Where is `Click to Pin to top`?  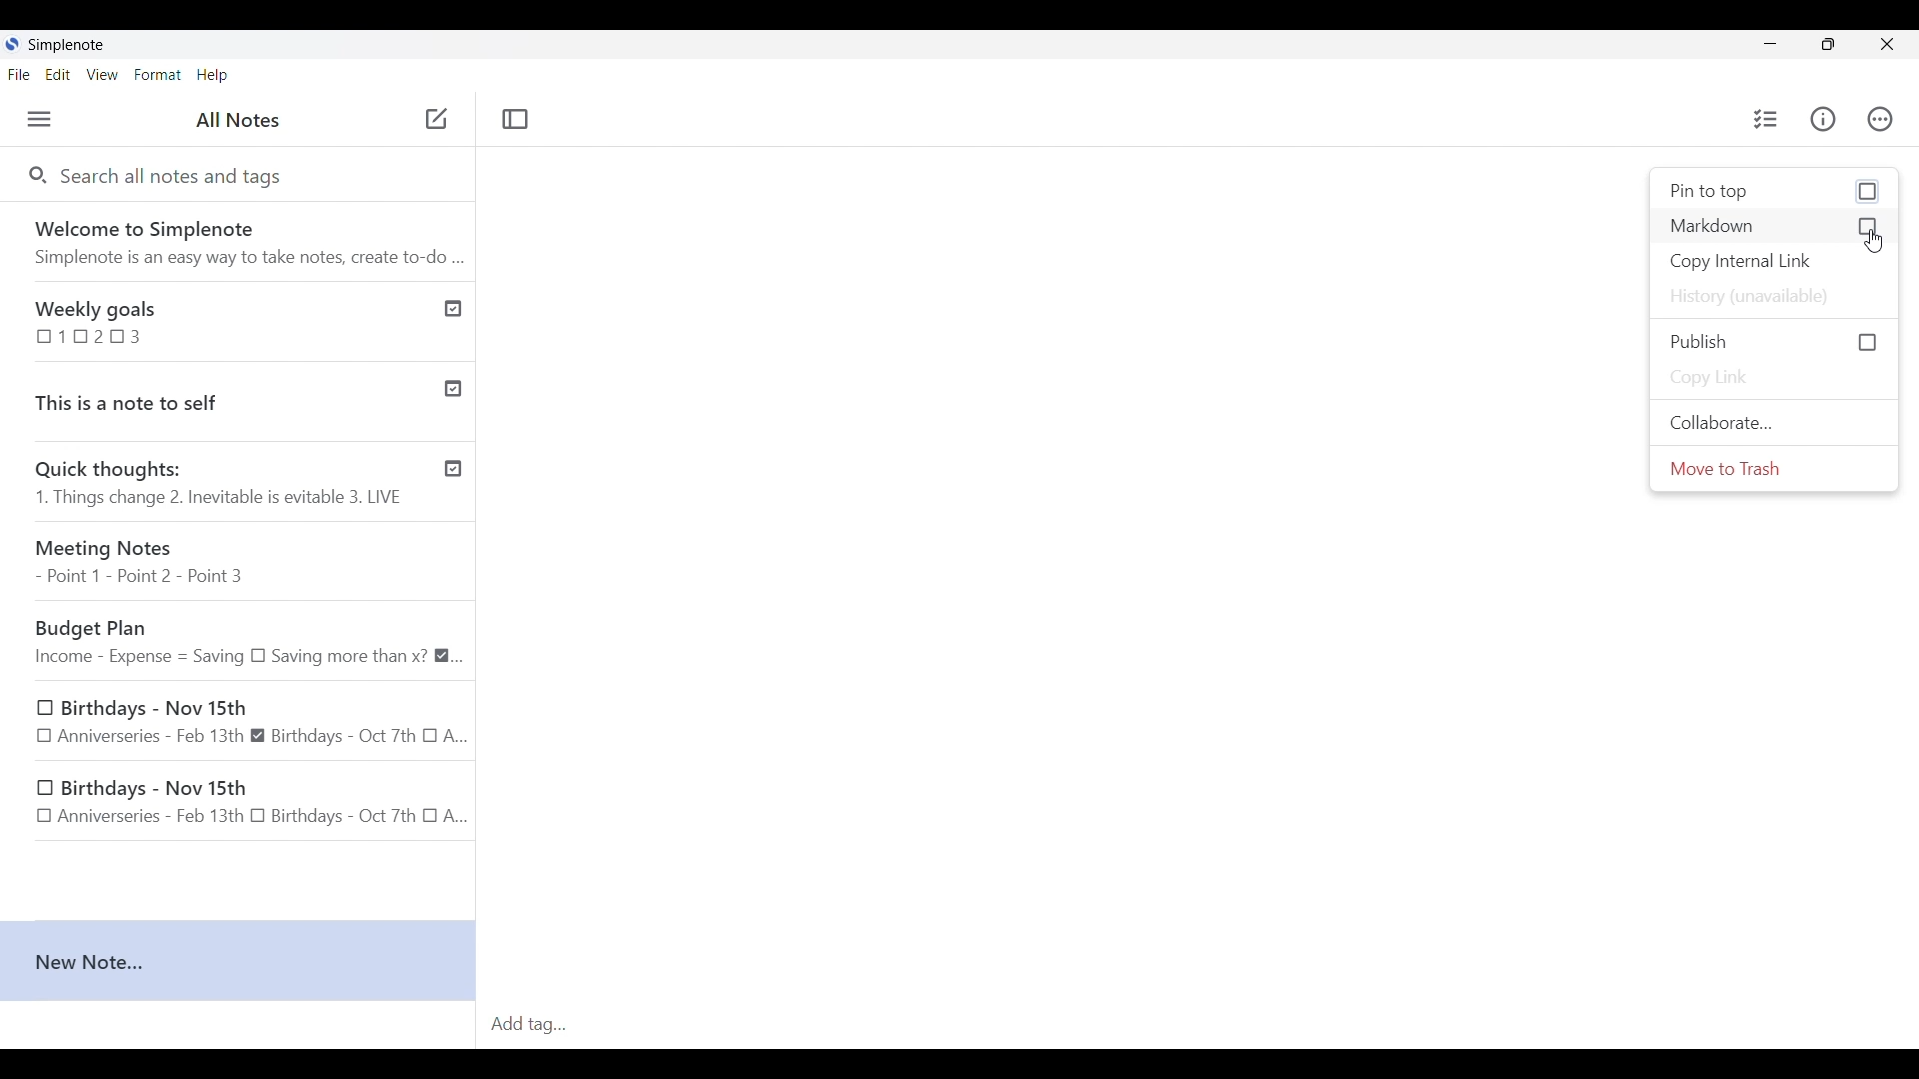
Click to Pin to top is located at coordinates (1774, 192).